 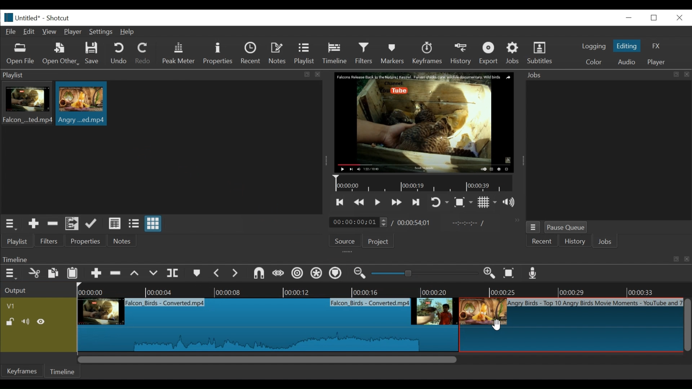 I want to click on clip, so click(x=81, y=103).